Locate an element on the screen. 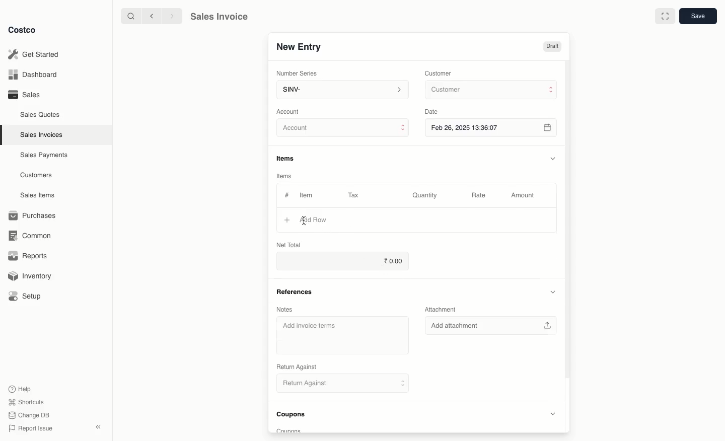 The width and height of the screenshot is (725, 441). References is located at coordinates (295, 292).